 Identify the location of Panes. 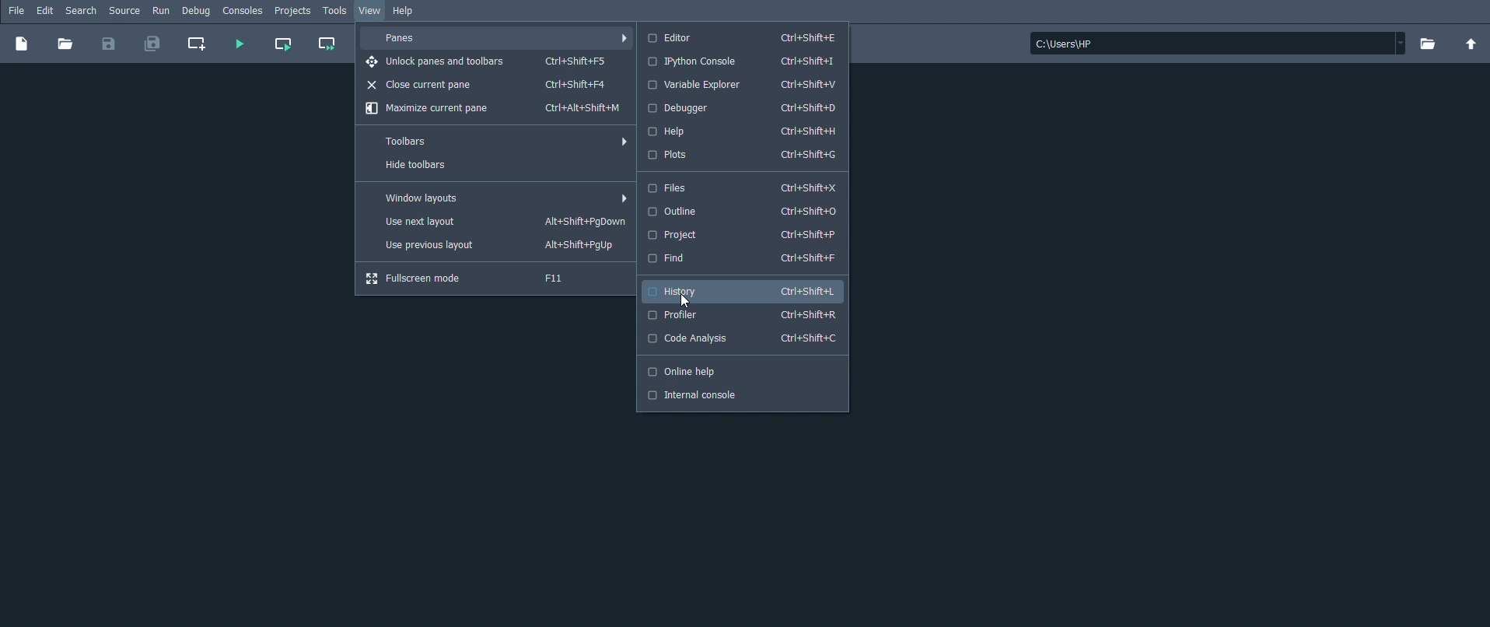
(500, 38).